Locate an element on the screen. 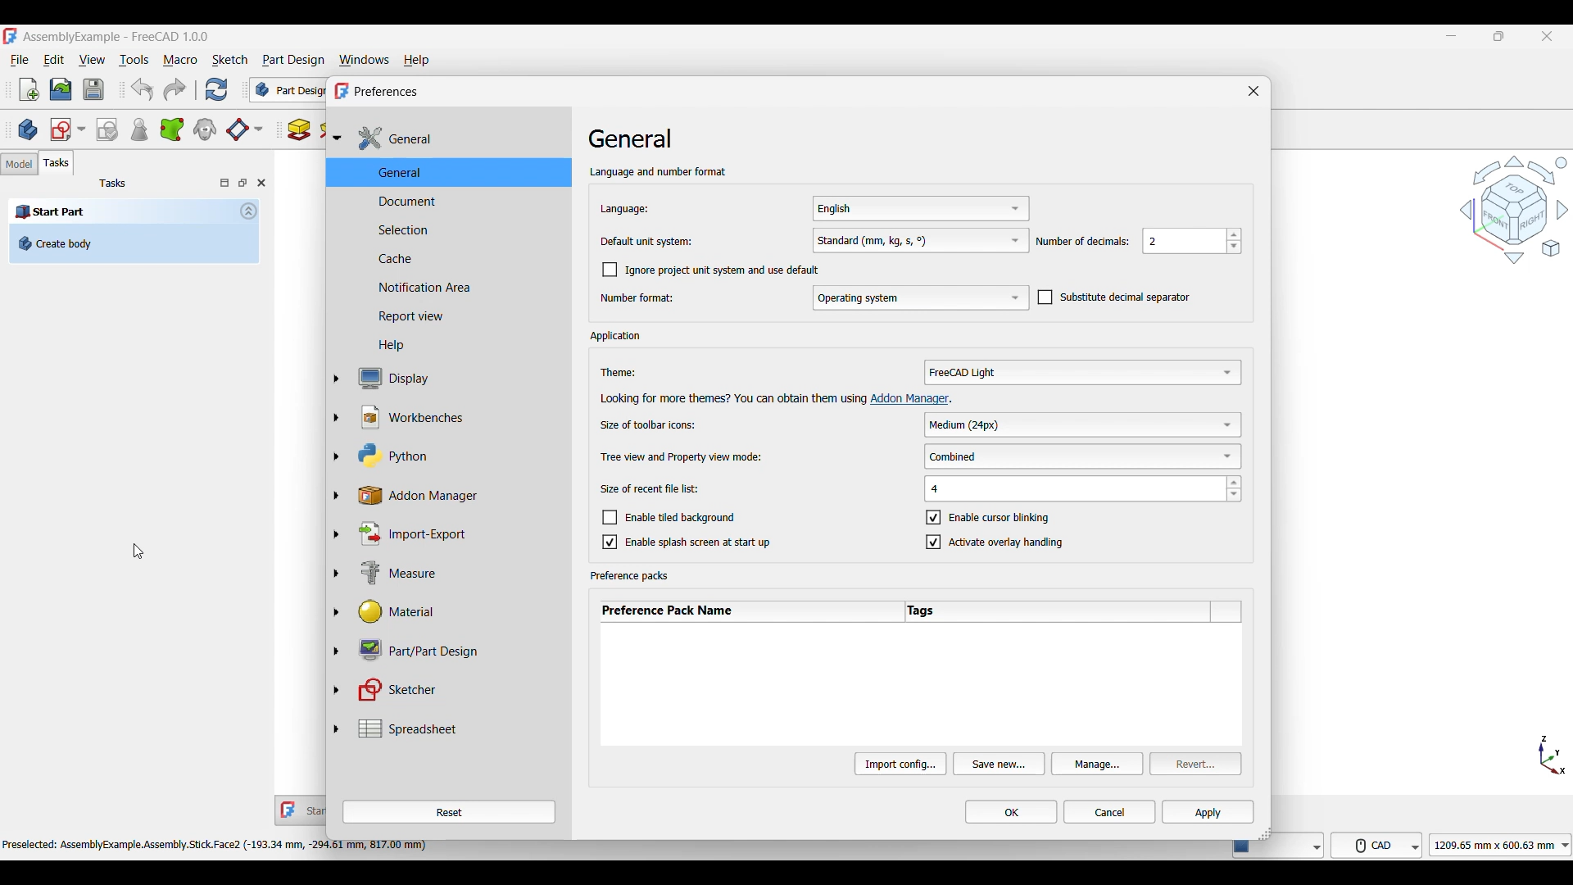  Spreadsheet is located at coordinates (456, 728).